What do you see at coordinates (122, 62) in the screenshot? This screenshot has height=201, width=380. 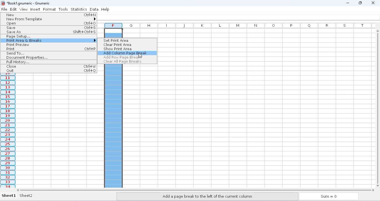 I see `clear all page breaks` at bounding box center [122, 62].